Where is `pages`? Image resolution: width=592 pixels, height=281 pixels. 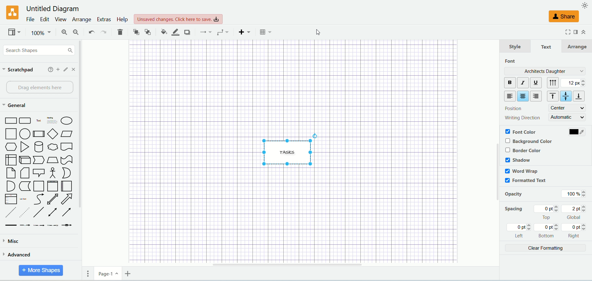
pages is located at coordinates (86, 273).